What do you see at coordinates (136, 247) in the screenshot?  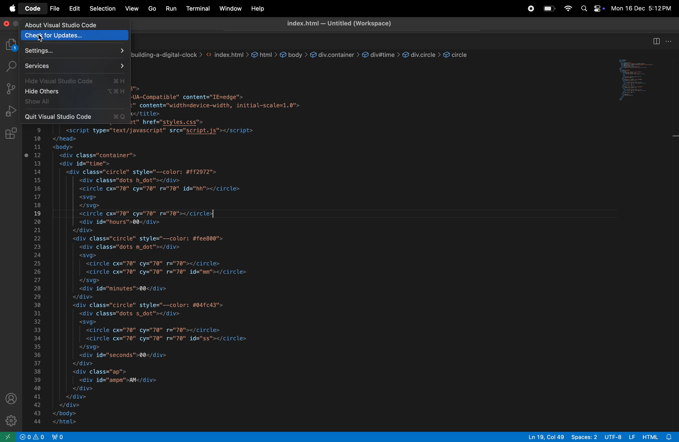 I see `<div class="dots m dot"></div>` at bounding box center [136, 247].